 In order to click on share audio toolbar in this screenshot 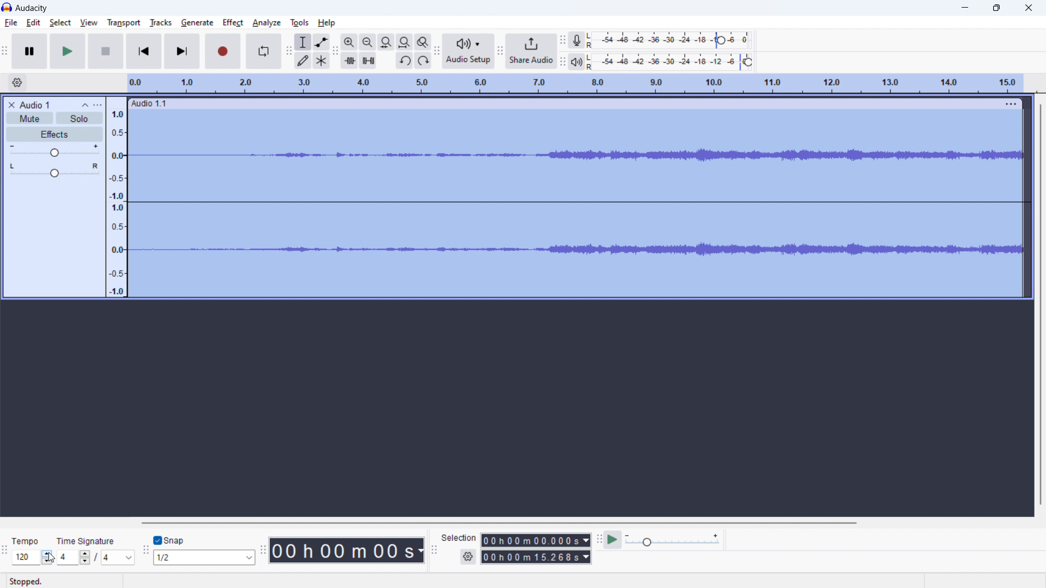, I will do `click(500, 51)`.